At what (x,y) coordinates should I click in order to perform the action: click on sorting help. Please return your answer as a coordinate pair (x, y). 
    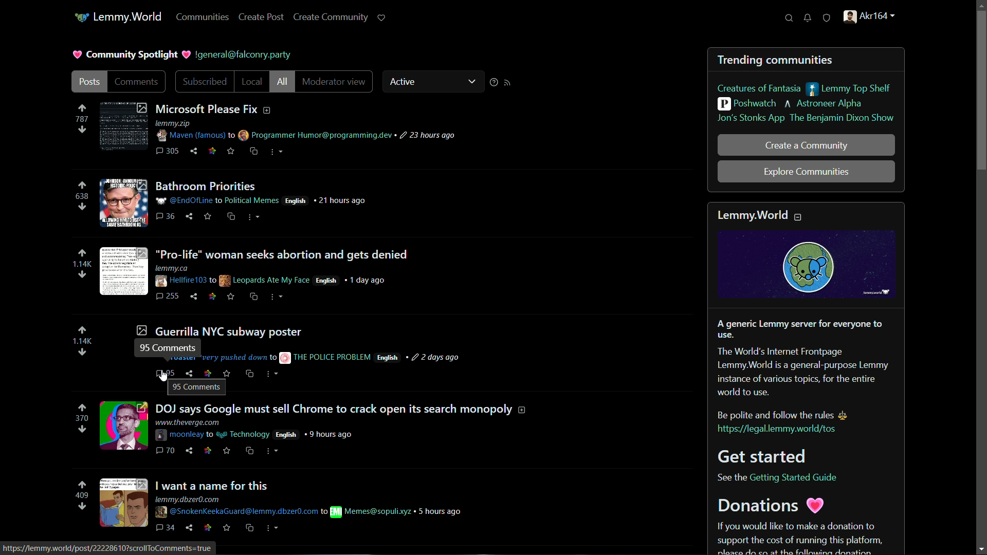
    Looking at the image, I should click on (491, 82).